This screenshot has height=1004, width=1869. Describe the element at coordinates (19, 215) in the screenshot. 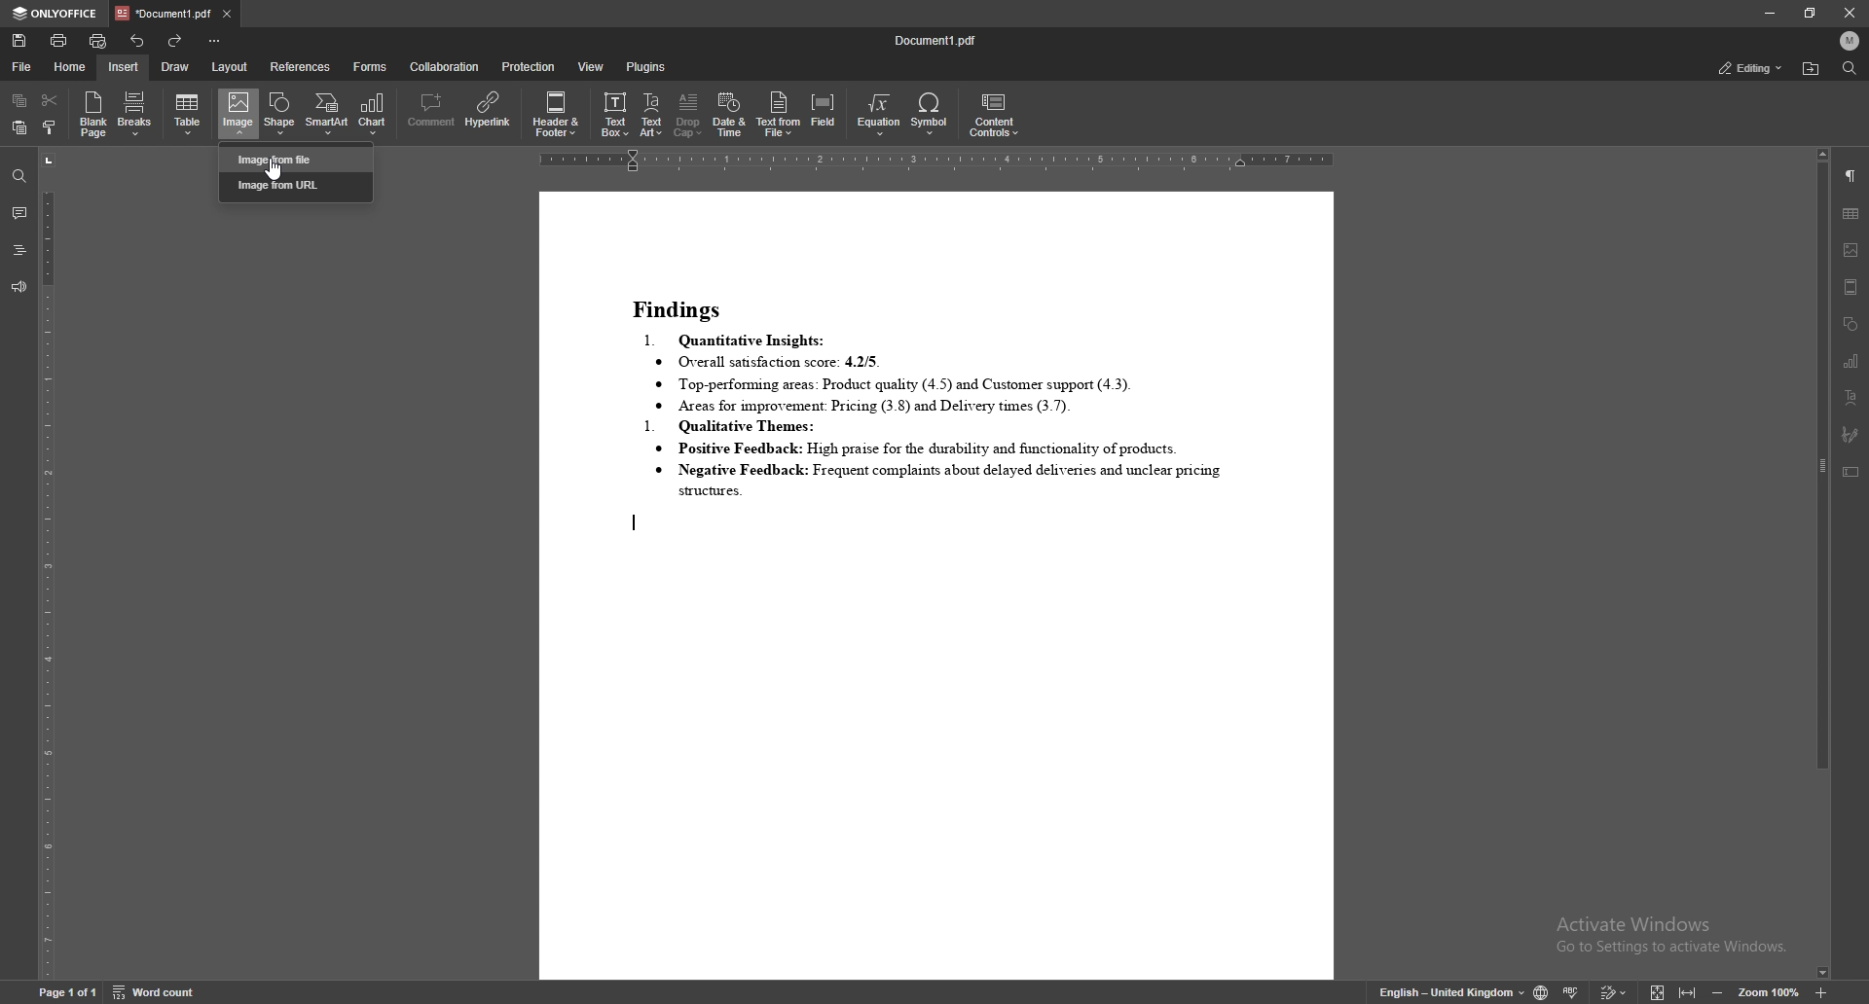

I see `comment` at that location.